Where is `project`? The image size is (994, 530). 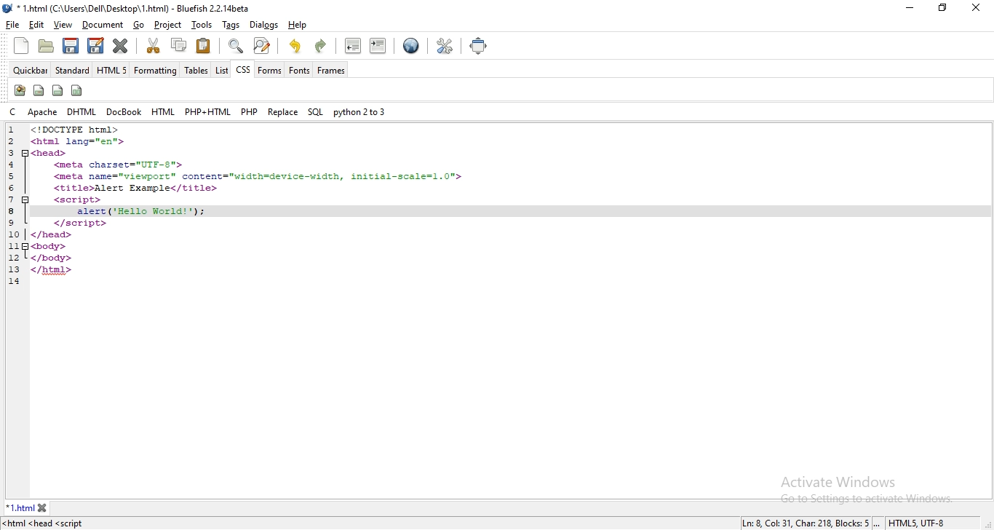
project is located at coordinates (167, 25).